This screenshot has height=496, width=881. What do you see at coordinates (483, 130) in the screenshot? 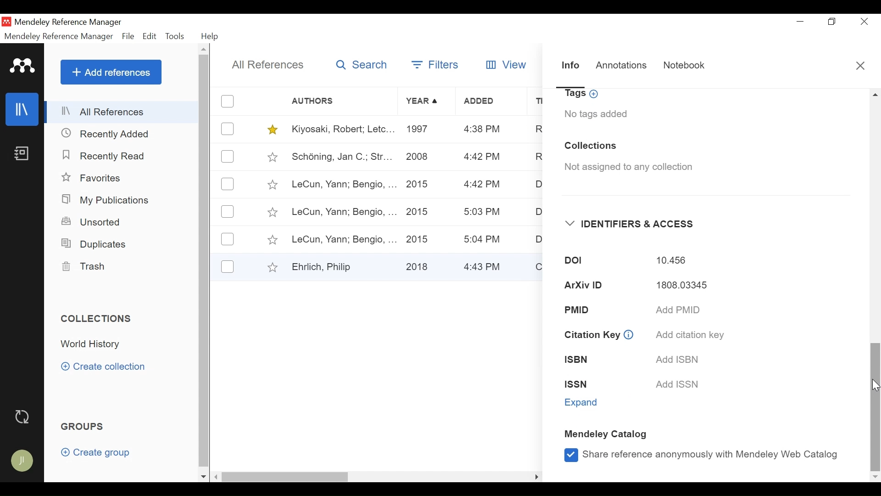
I see `4:38 PM` at bounding box center [483, 130].